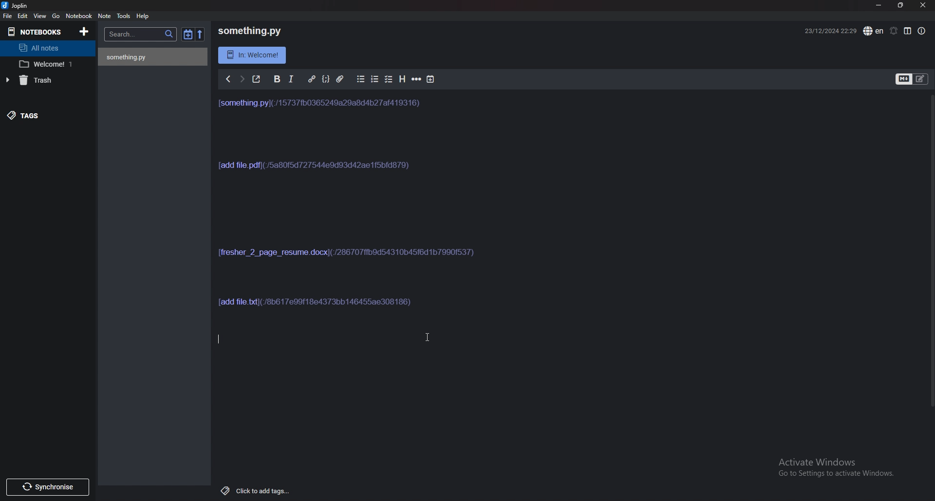 Image resolution: width=935 pixels, height=501 pixels. What do you see at coordinates (8, 16) in the screenshot?
I see `File` at bounding box center [8, 16].